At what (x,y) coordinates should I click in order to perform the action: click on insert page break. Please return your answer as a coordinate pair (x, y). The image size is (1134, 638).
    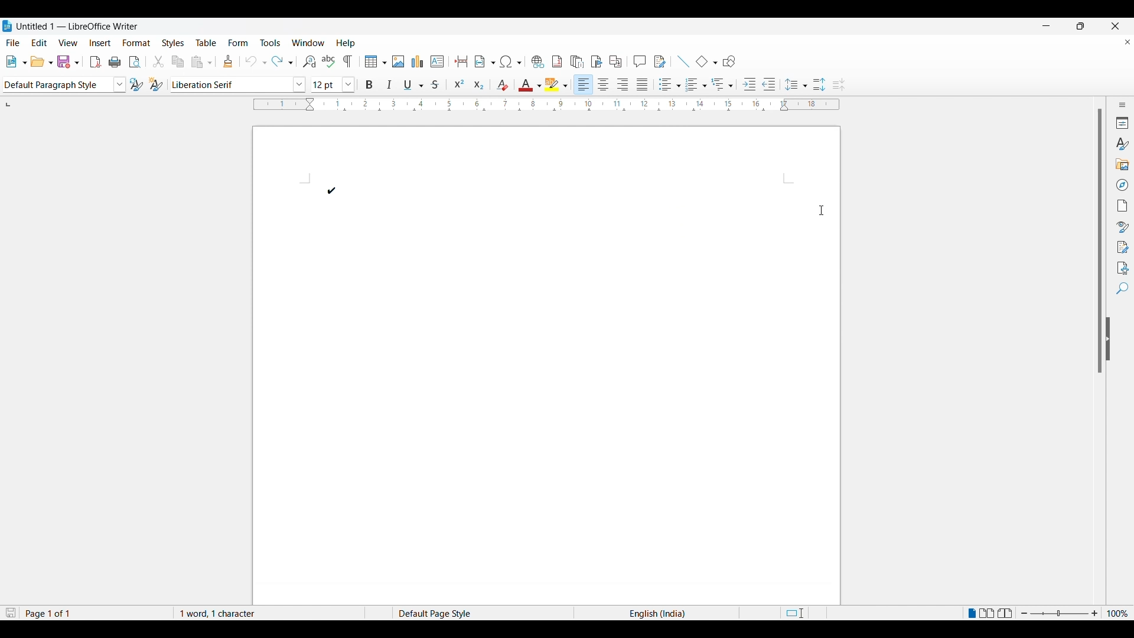
    Looking at the image, I should click on (460, 61).